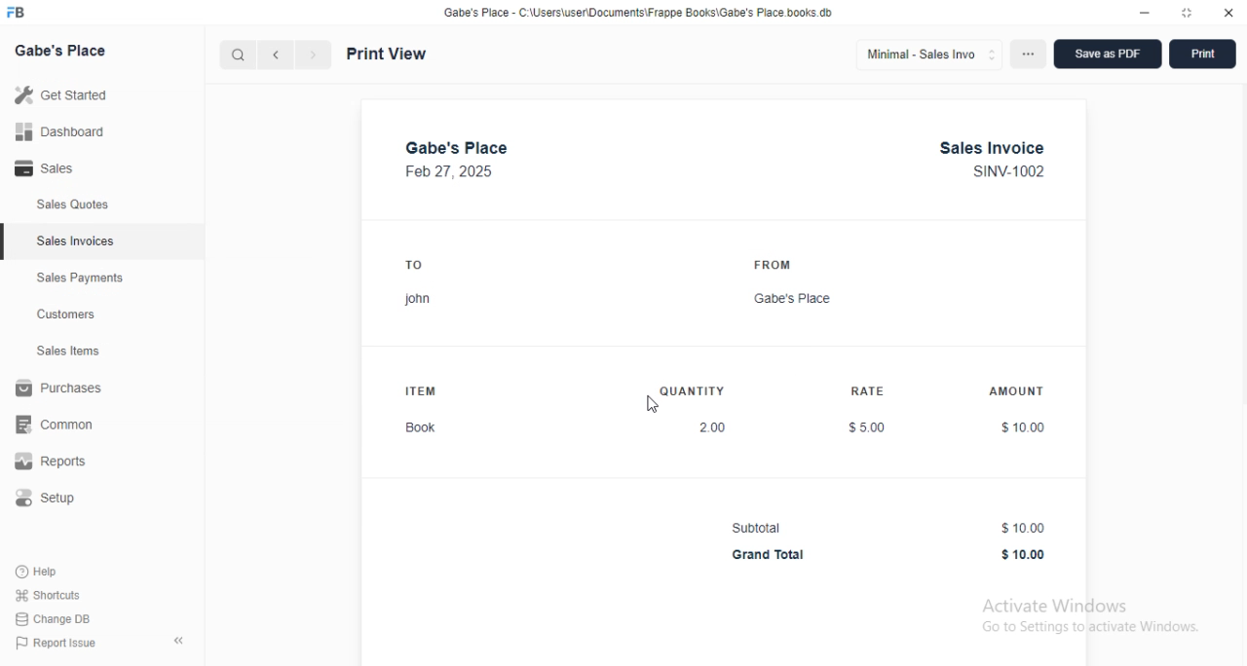 The height and width of the screenshot is (666, 1247). What do you see at coordinates (49, 595) in the screenshot?
I see `shortcuts` at bounding box center [49, 595].